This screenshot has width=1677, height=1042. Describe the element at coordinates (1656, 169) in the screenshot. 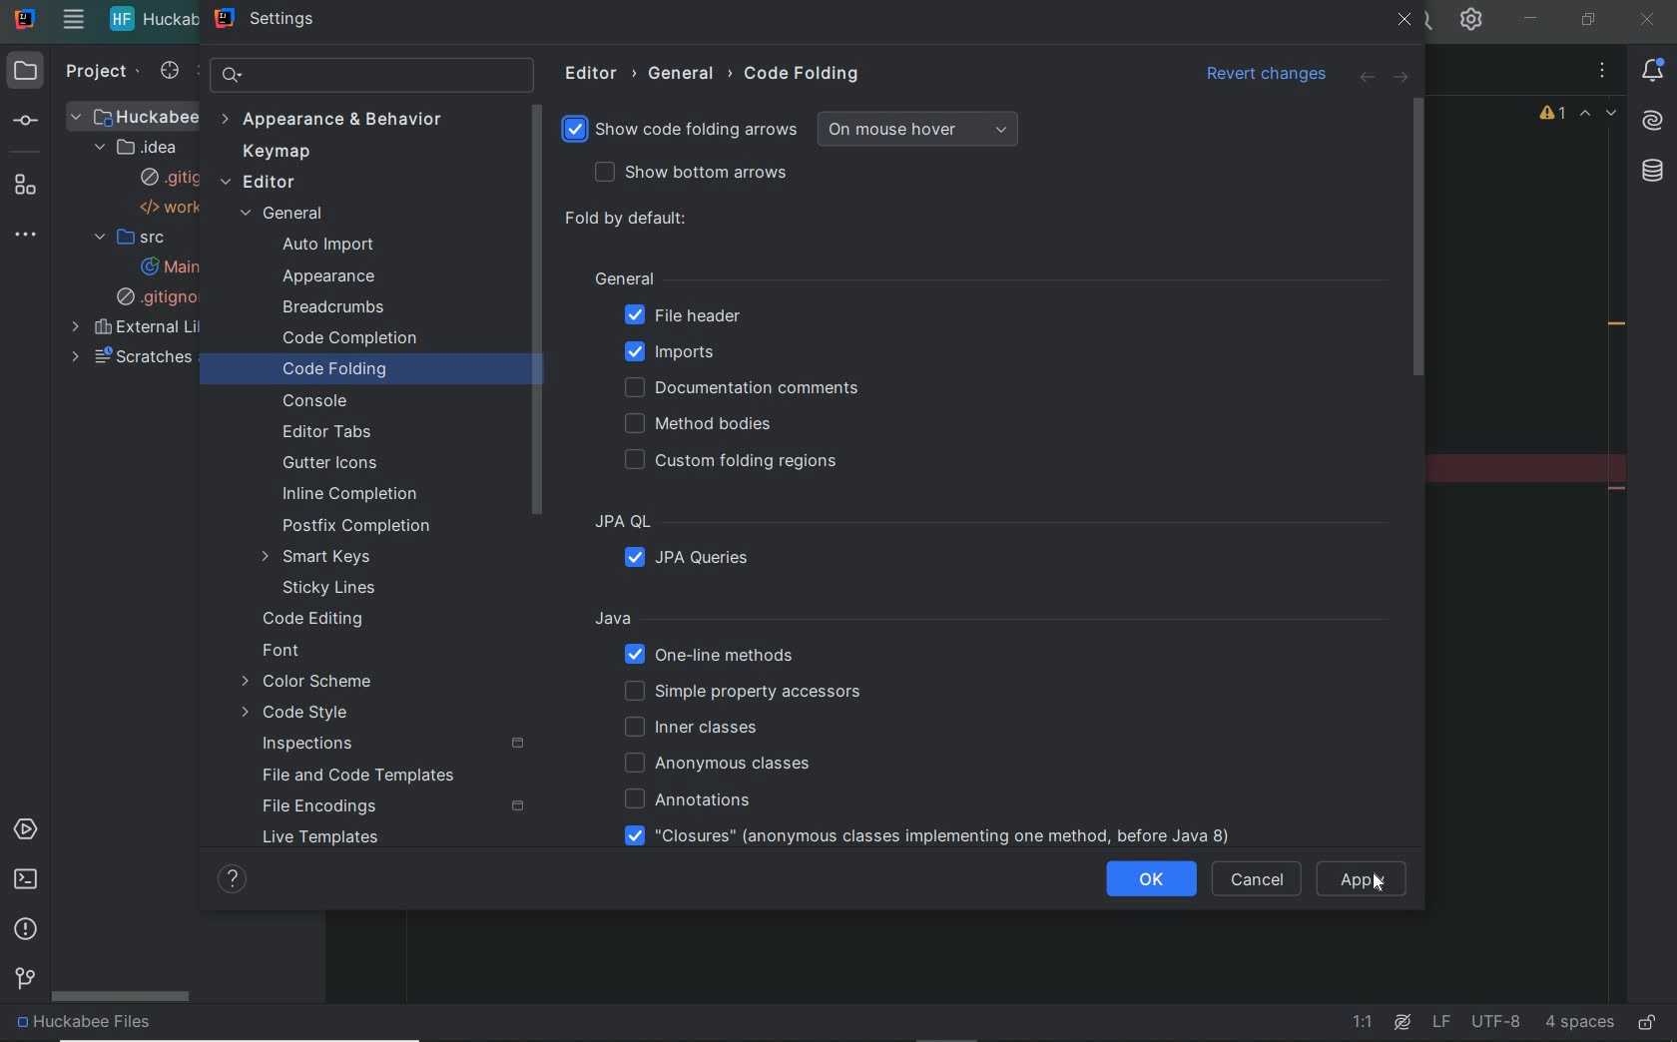

I see `database` at that location.